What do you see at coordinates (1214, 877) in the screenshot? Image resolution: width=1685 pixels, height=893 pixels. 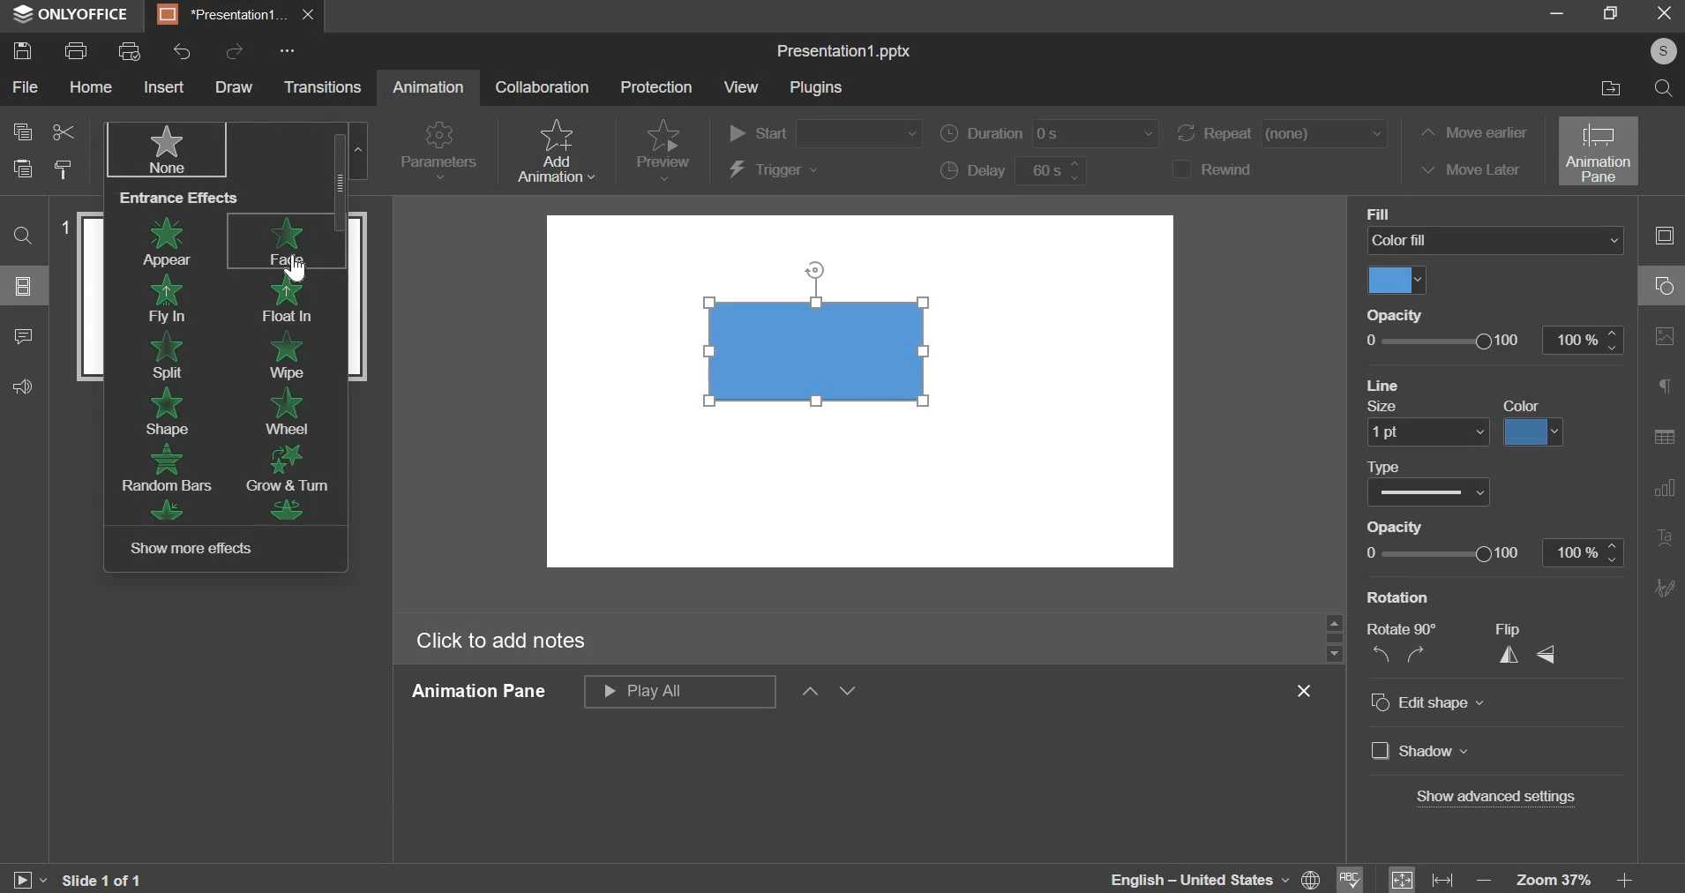 I see `English — United States `` at bounding box center [1214, 877].